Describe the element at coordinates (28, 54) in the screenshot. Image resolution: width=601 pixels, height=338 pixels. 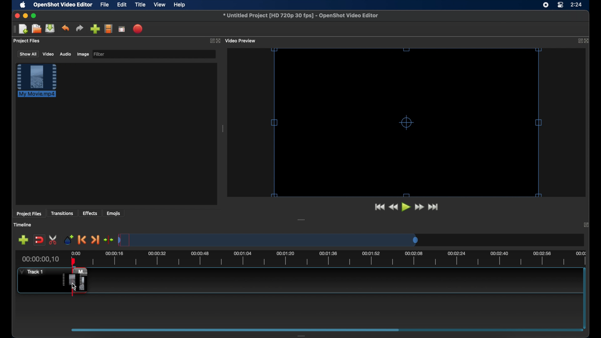
I see `show all` at that location.